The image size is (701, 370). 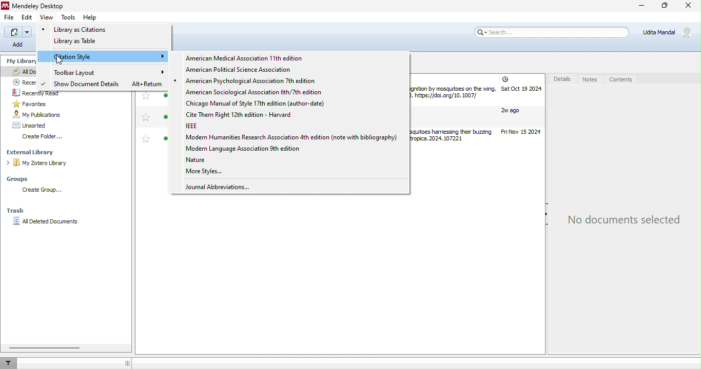 What do you see at coordinates (669, 33) in the screenshot?
I see `Udita Mandal` at bounding box center [669, 33].